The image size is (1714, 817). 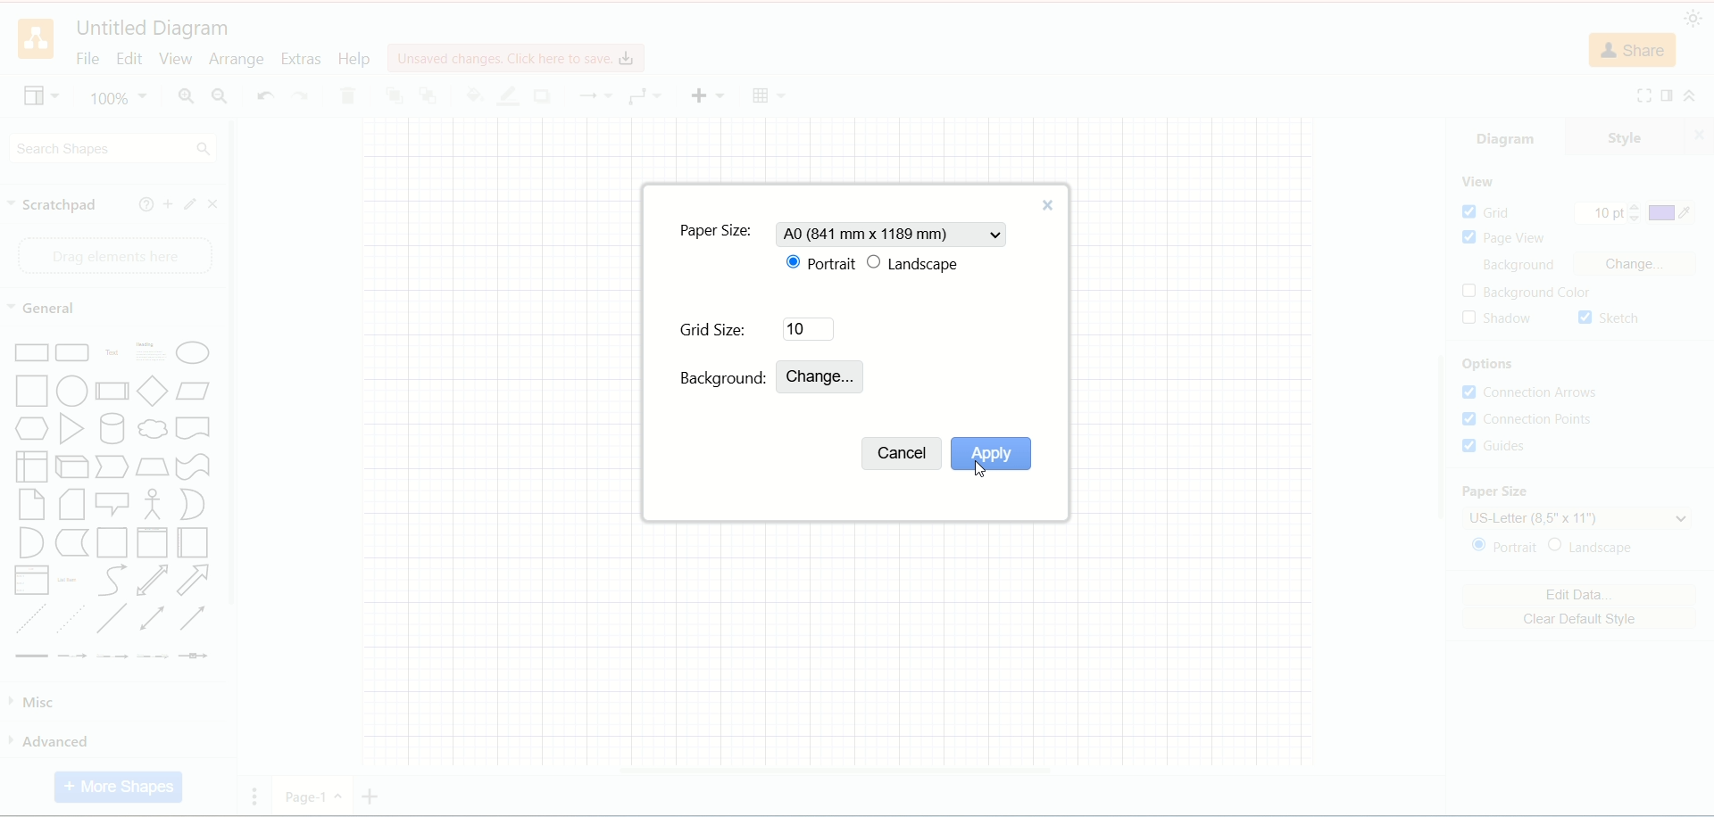 I want to click on view, so click(x=176, y=59).